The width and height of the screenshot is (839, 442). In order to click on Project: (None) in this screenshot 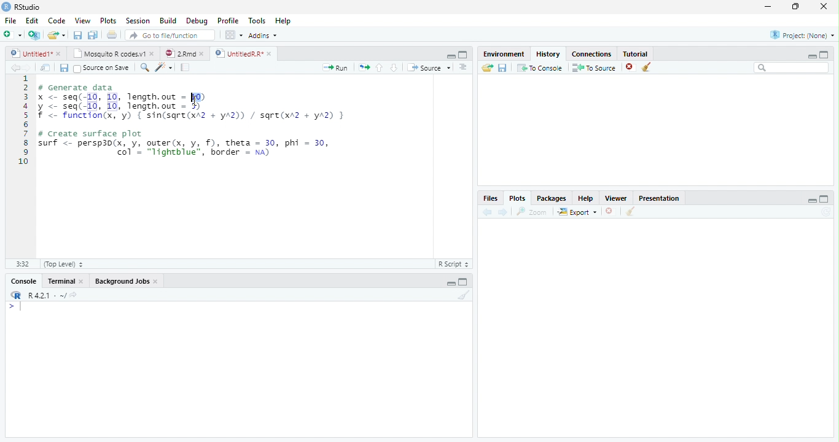, I will do `click(802, 35)`.